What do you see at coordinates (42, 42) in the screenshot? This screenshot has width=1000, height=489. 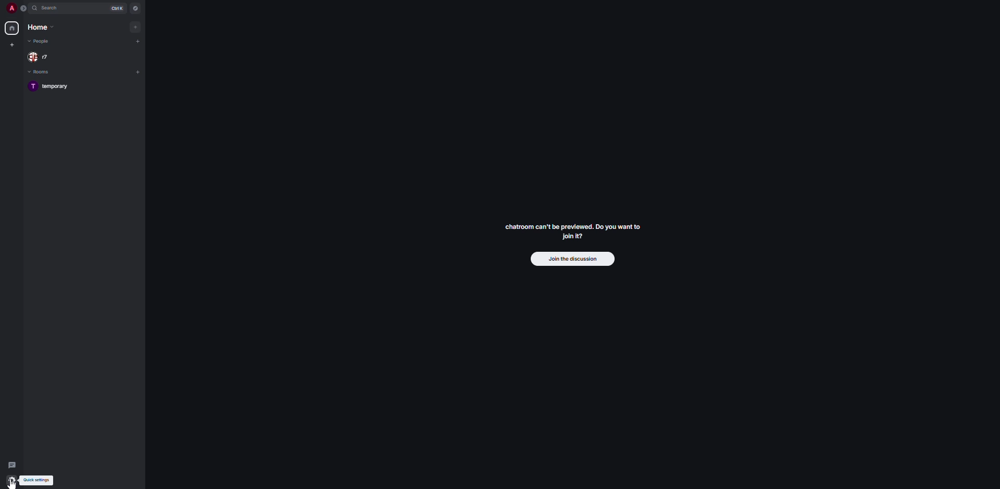 I see `people` at bounding box center [42, 42].